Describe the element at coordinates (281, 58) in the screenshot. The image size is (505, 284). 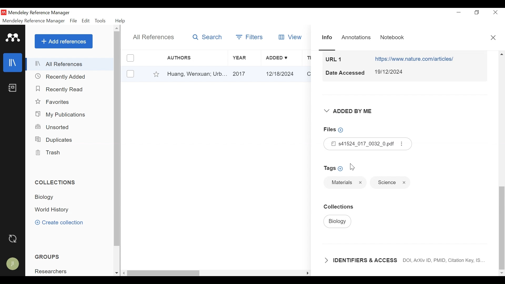
I see `Added` at that location.